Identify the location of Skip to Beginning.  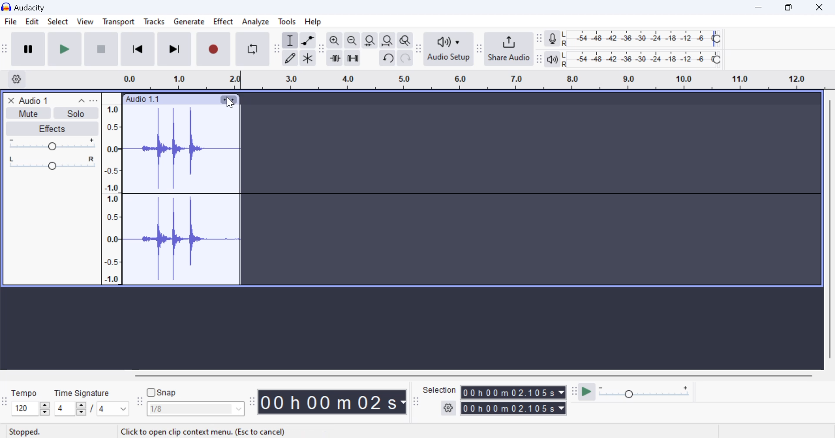
(137, 50).